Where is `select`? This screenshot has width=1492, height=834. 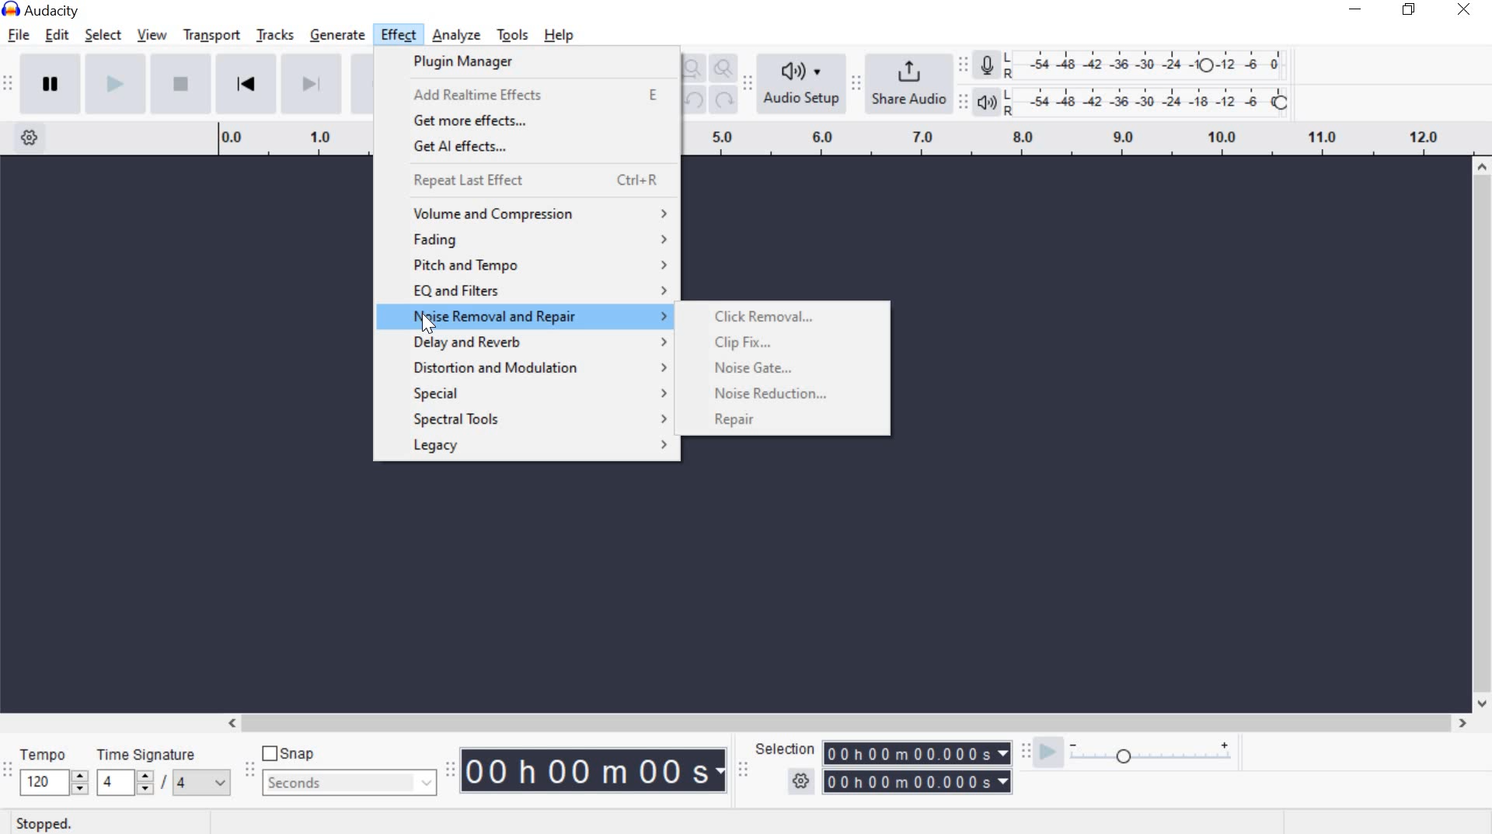 select is located at coordinates (103, 33).